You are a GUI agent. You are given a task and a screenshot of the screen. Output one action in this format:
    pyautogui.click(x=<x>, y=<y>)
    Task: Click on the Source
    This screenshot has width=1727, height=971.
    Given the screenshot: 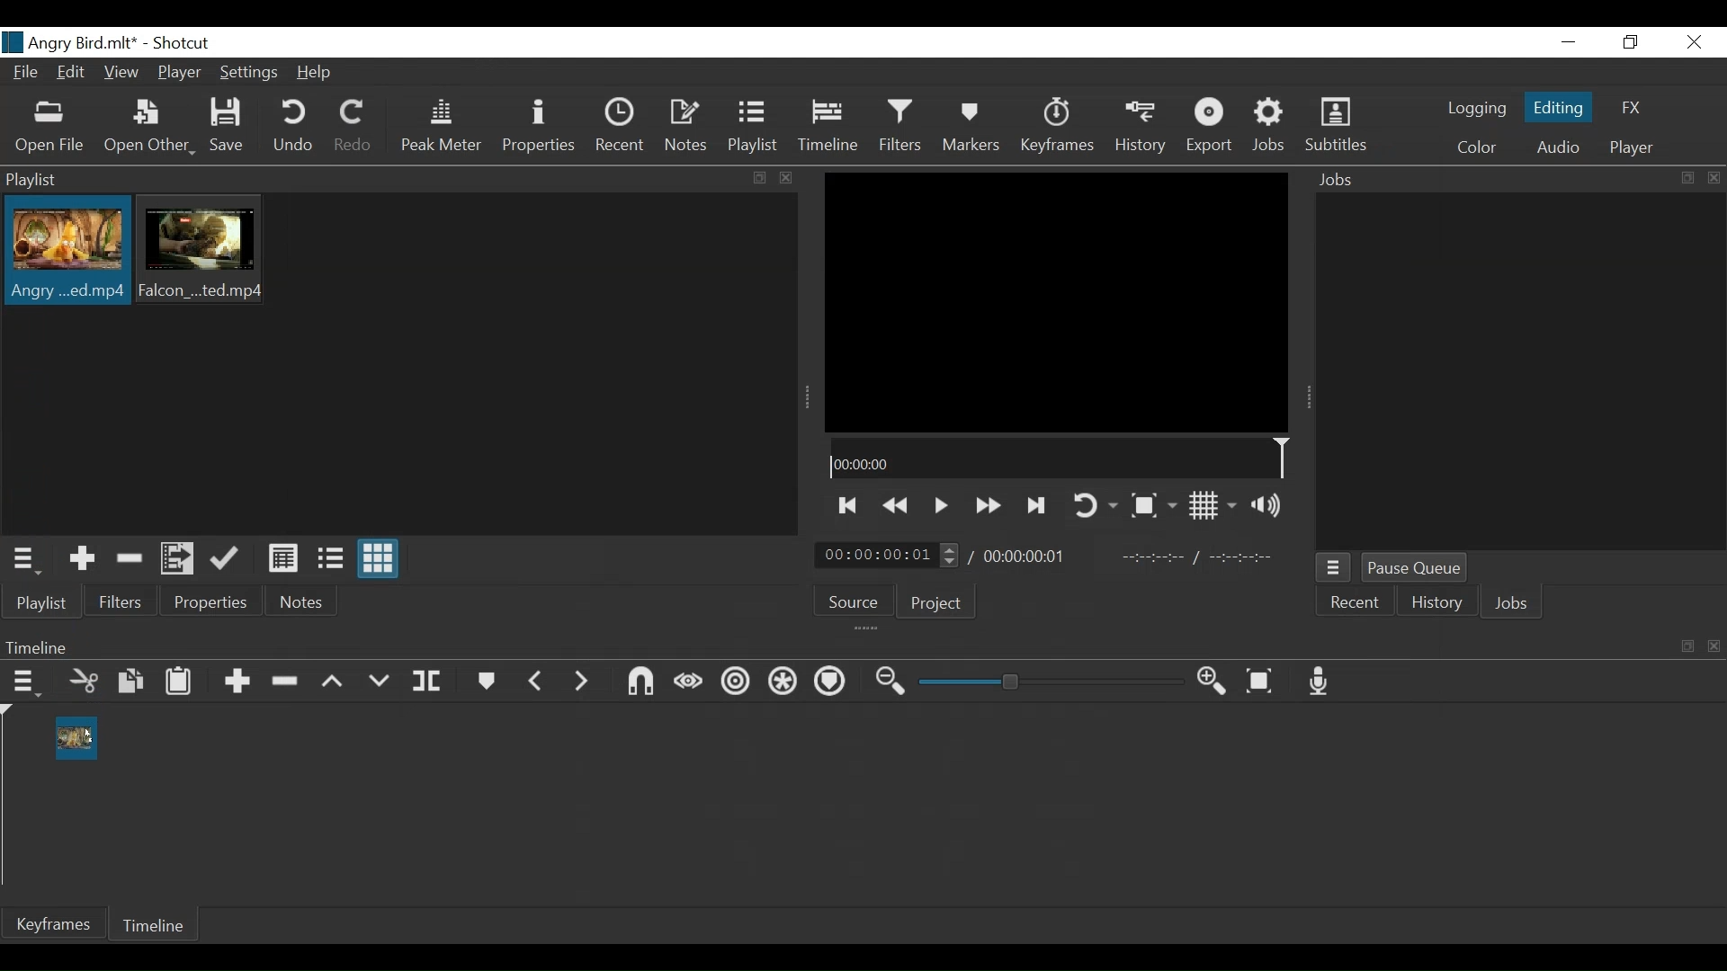 What is the action you would take?
    pyautogui.click(x=854, y=601)
    